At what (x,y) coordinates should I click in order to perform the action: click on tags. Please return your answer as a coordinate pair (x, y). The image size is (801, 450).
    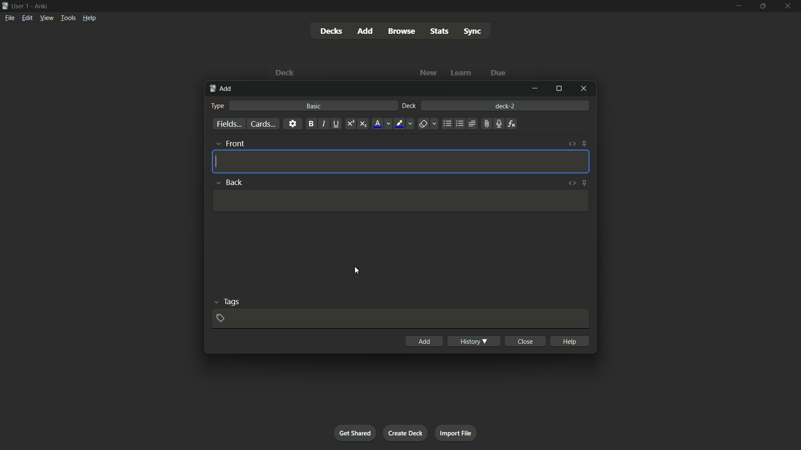
    Looking at the image, I should click on (226, 302).